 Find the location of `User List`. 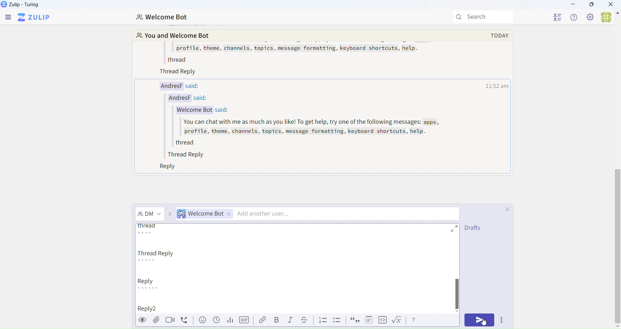

User List is located at coordinates (560, 18).